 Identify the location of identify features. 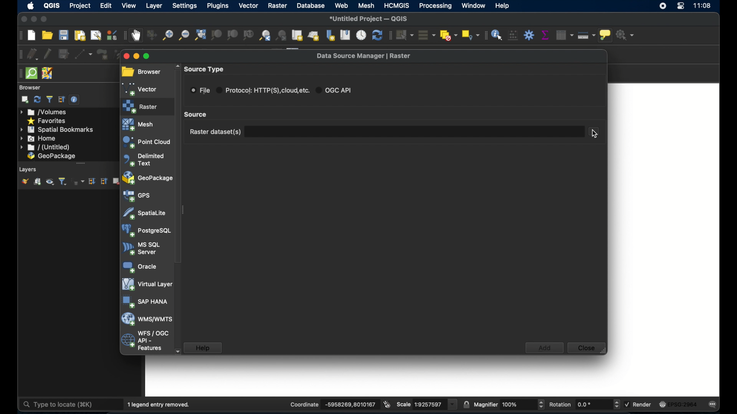
(497, 34).